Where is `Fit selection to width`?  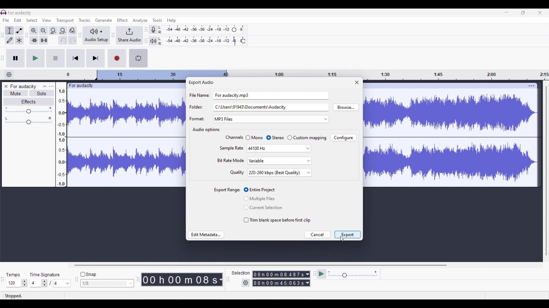 Fit selection to width is located at coordinates (53, 31).